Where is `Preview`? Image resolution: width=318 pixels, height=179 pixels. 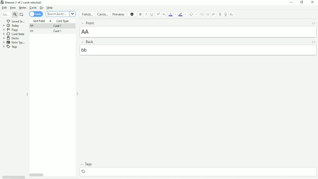
Preview is located at coordinates (120, 14).